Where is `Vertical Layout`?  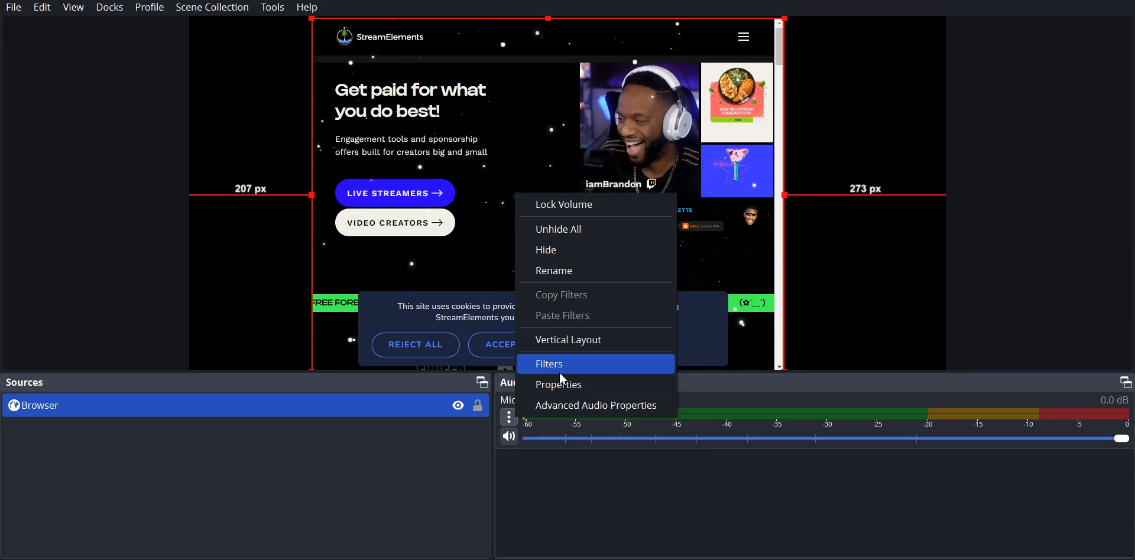 Vertical Layout is located at coordinates (598, 340).